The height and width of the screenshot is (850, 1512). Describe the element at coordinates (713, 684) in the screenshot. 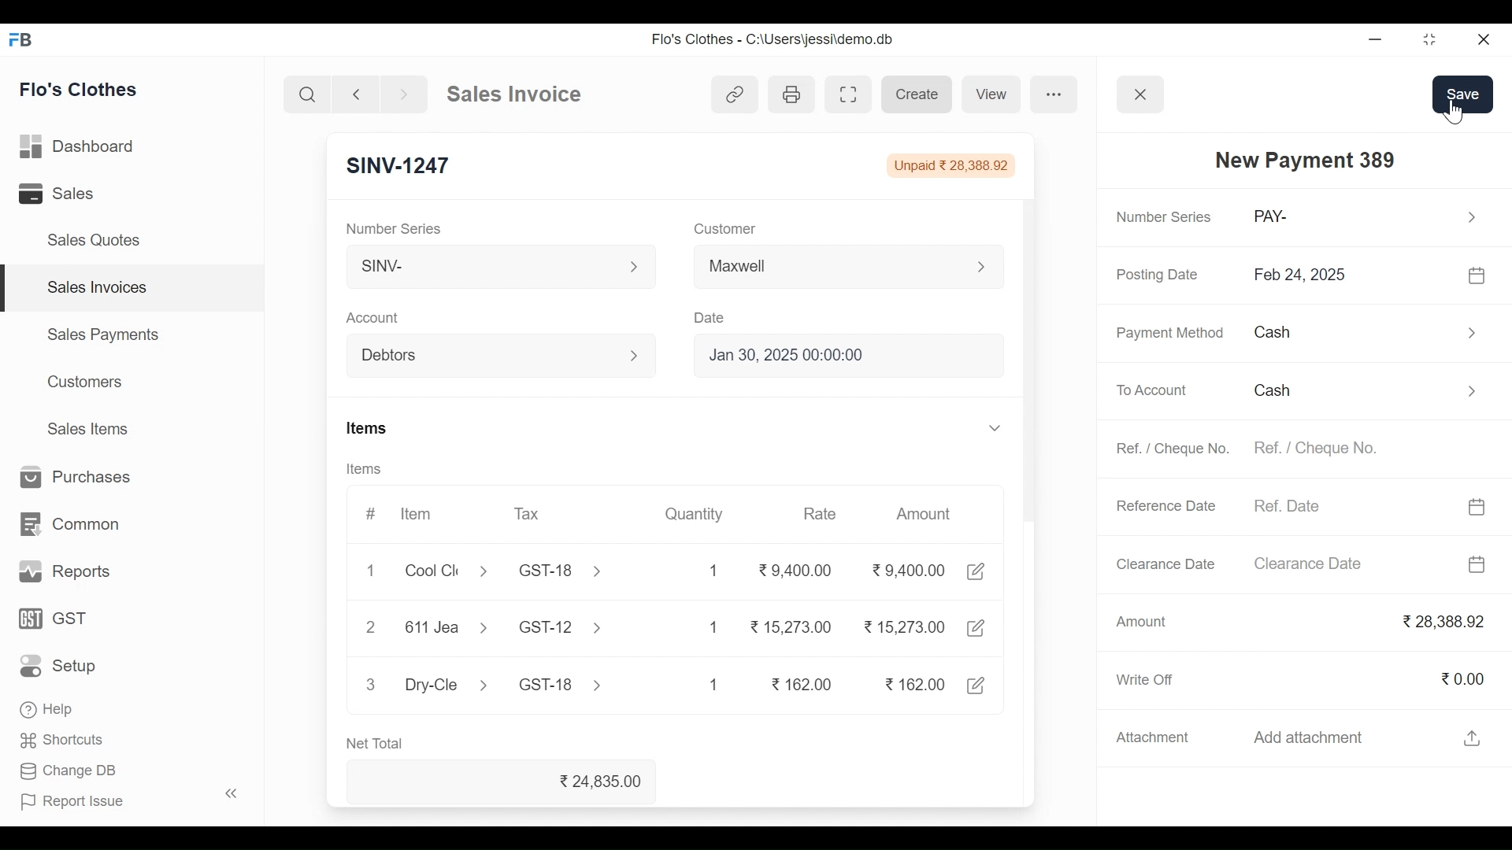

I see `1` at that location.